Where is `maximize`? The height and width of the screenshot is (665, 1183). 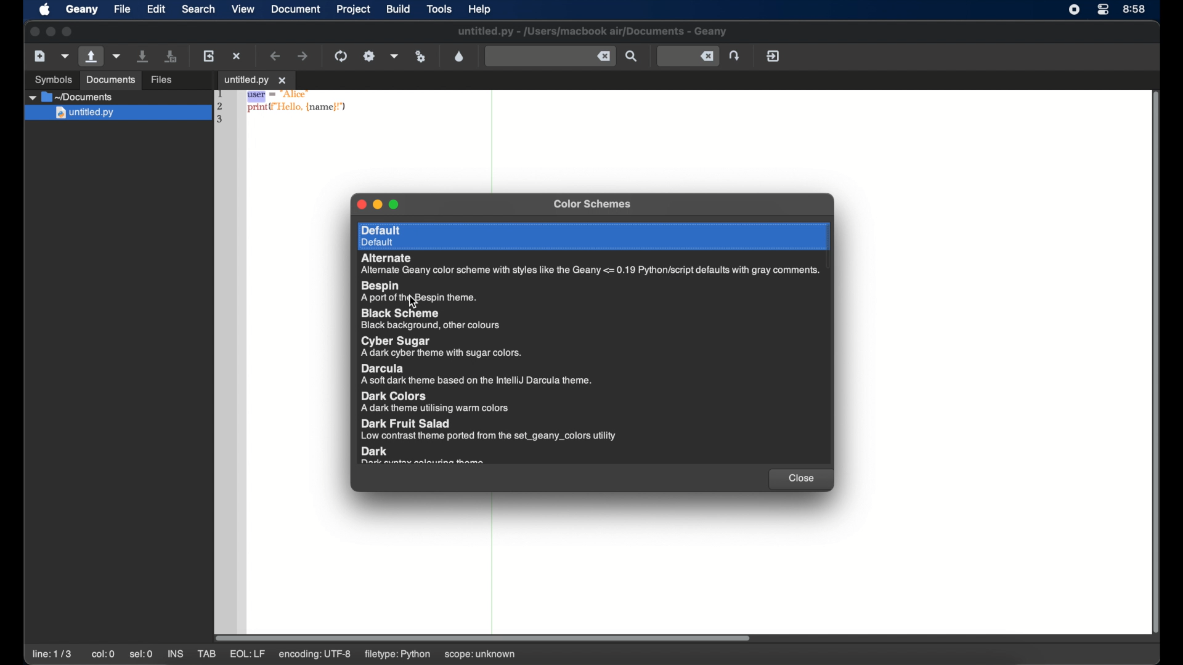
maximize is located at coordinates (395, 204).